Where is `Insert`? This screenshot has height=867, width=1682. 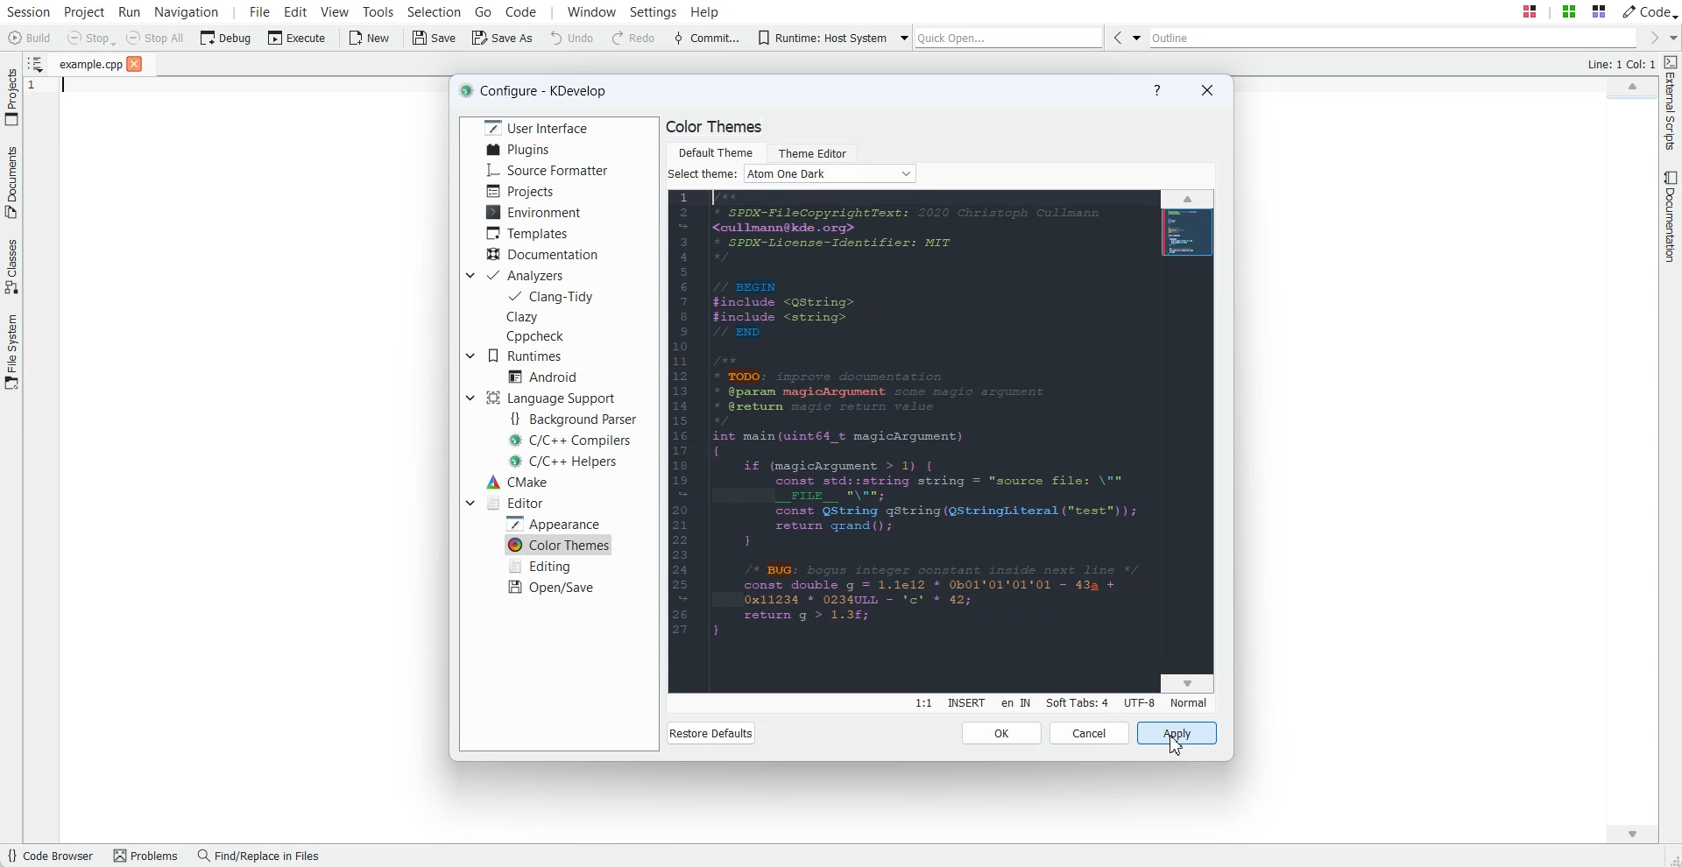 Insert is located at coordinates (965, 703).